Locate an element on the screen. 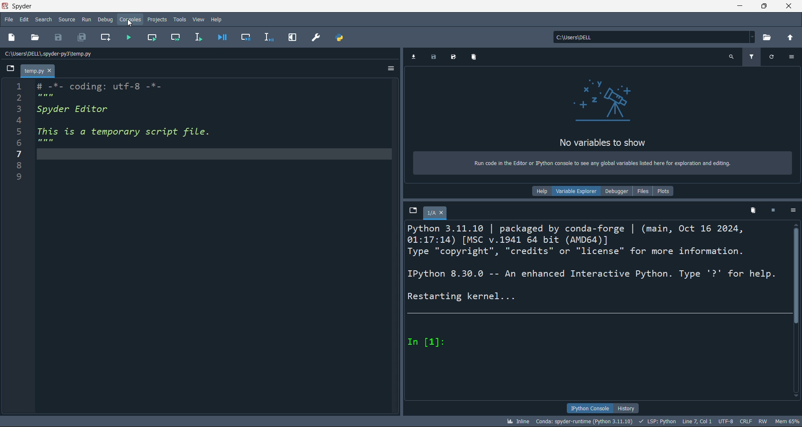 This screenshot has width=802, height=427. variable explorer is located at coordinates (576, 191).